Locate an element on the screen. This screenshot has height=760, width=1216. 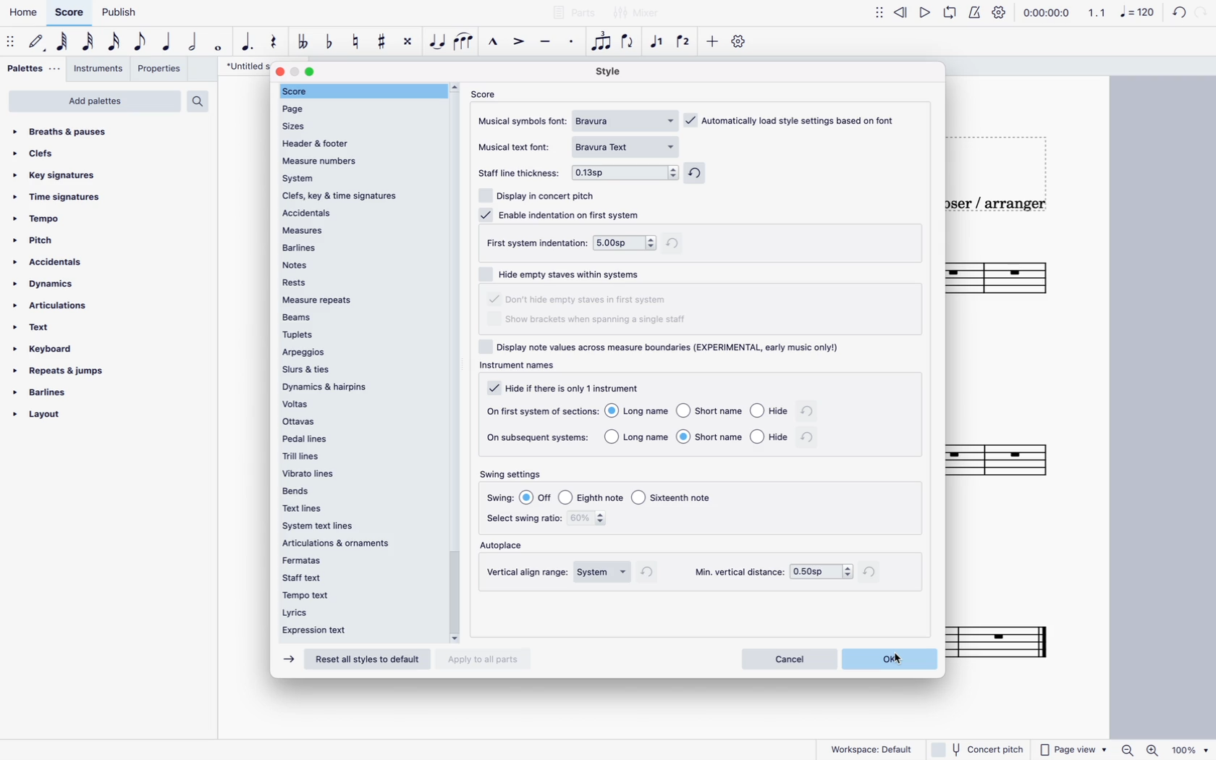
dynamics & harpins is located at coordinates (360, 387).